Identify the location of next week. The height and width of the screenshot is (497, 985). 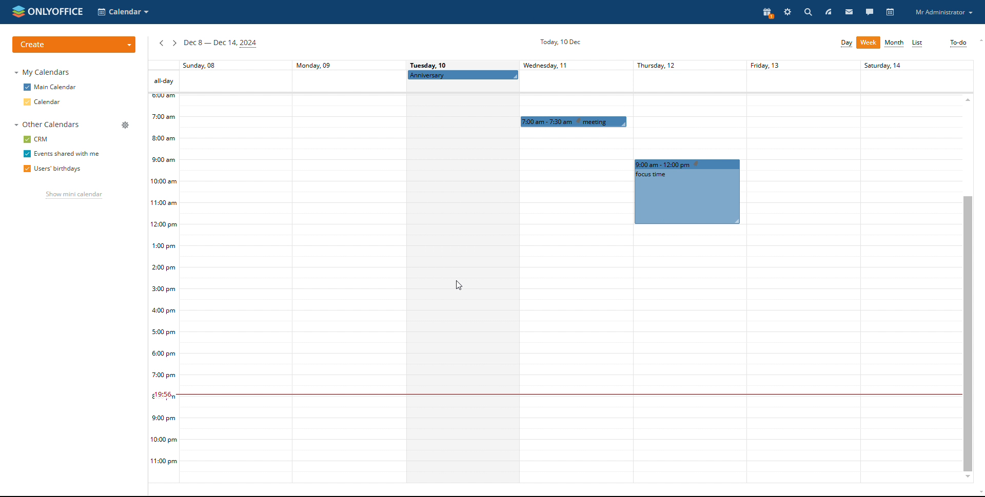
(174, 43).